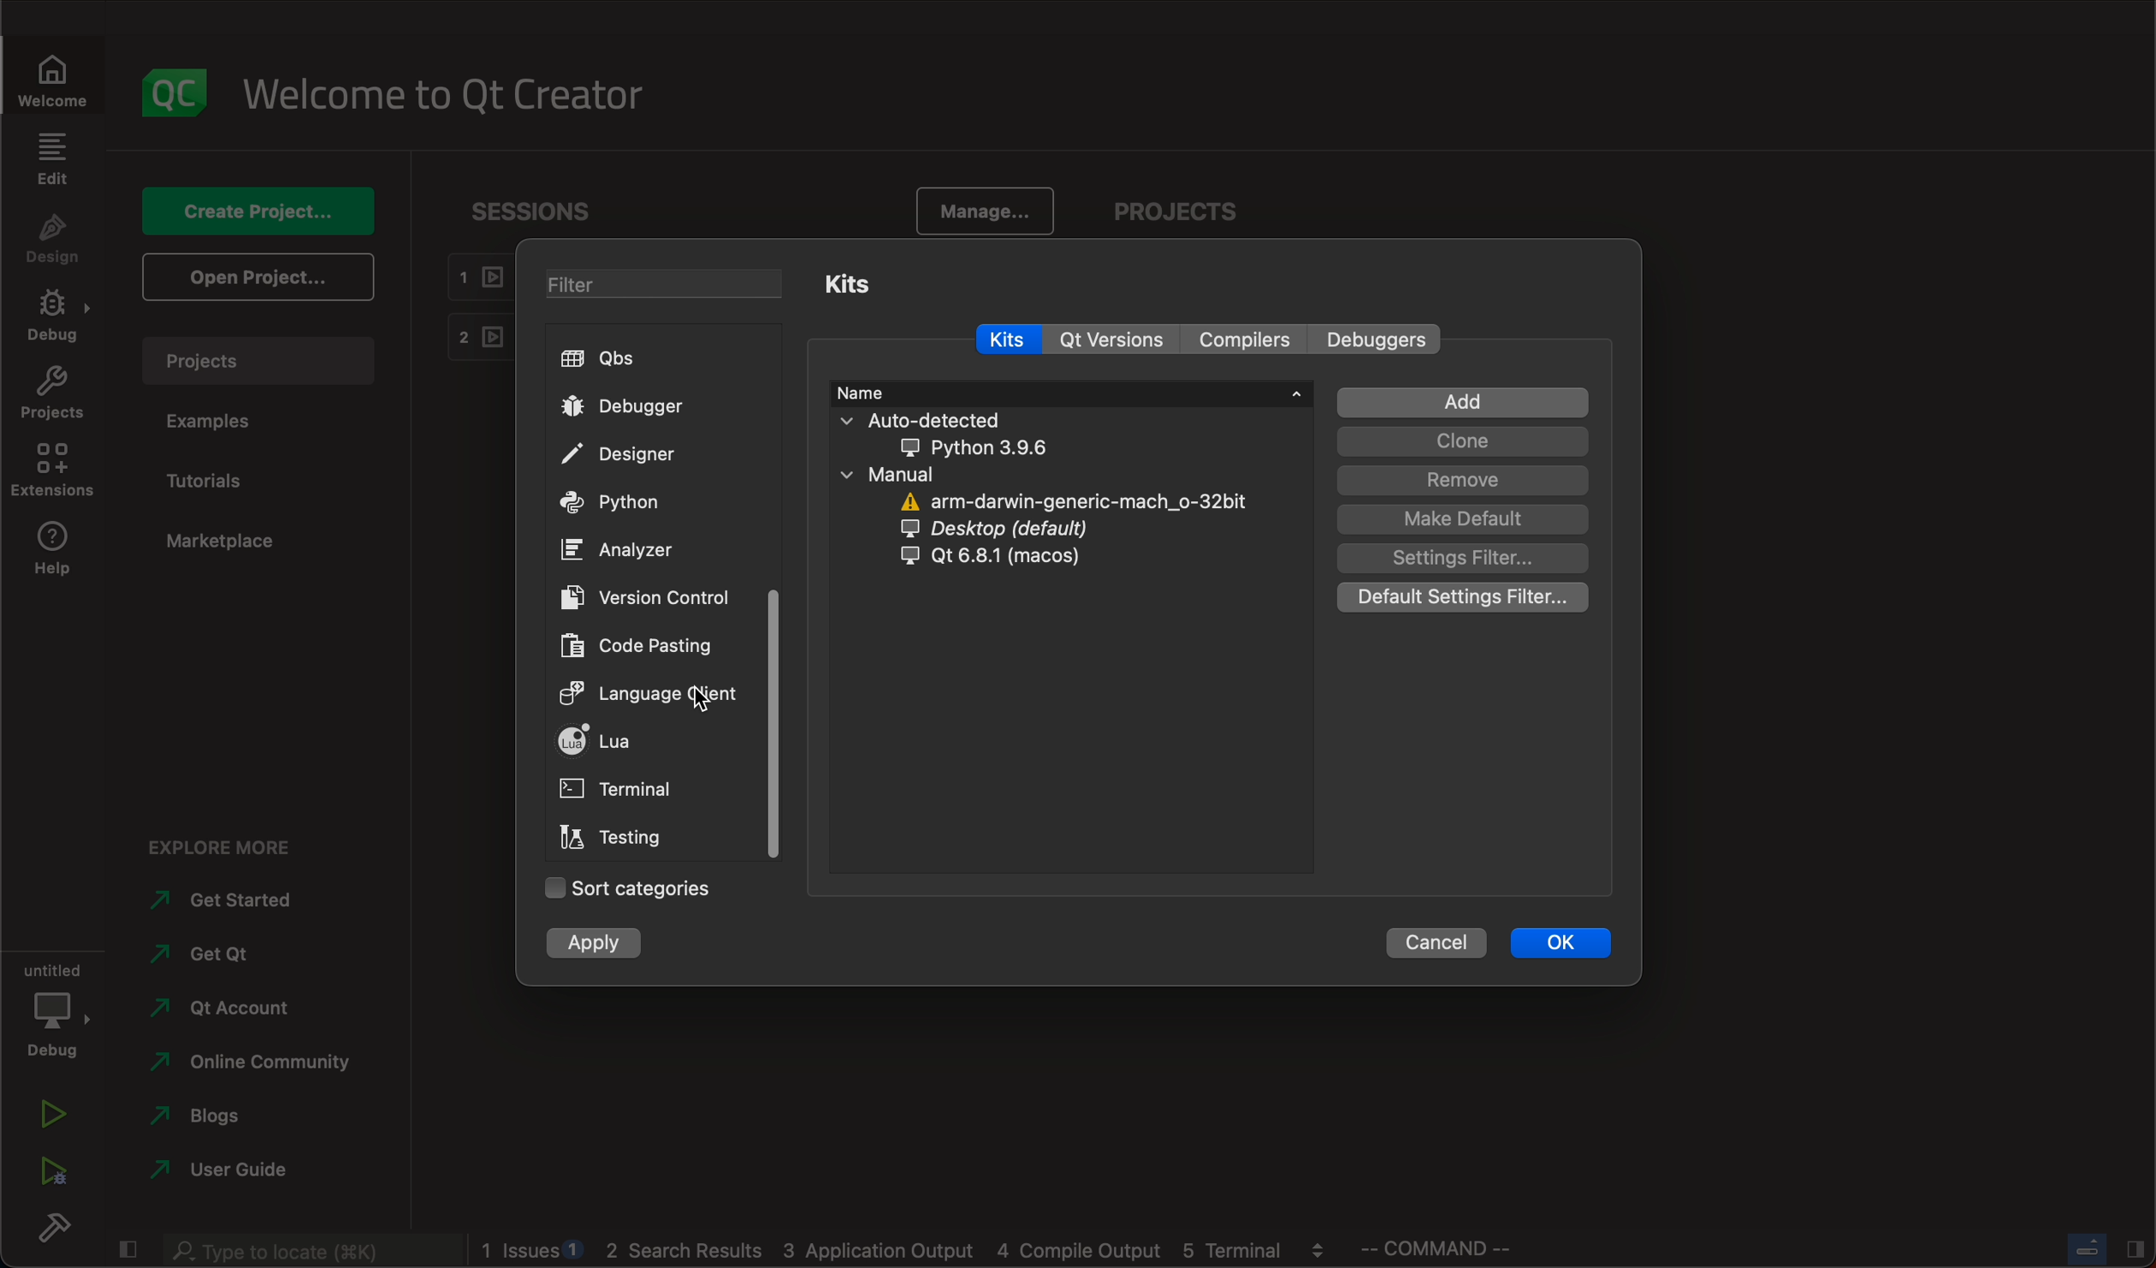 The height and width of the screenshot is (1268, 2156). I want to click on edit, so click(54, 157).